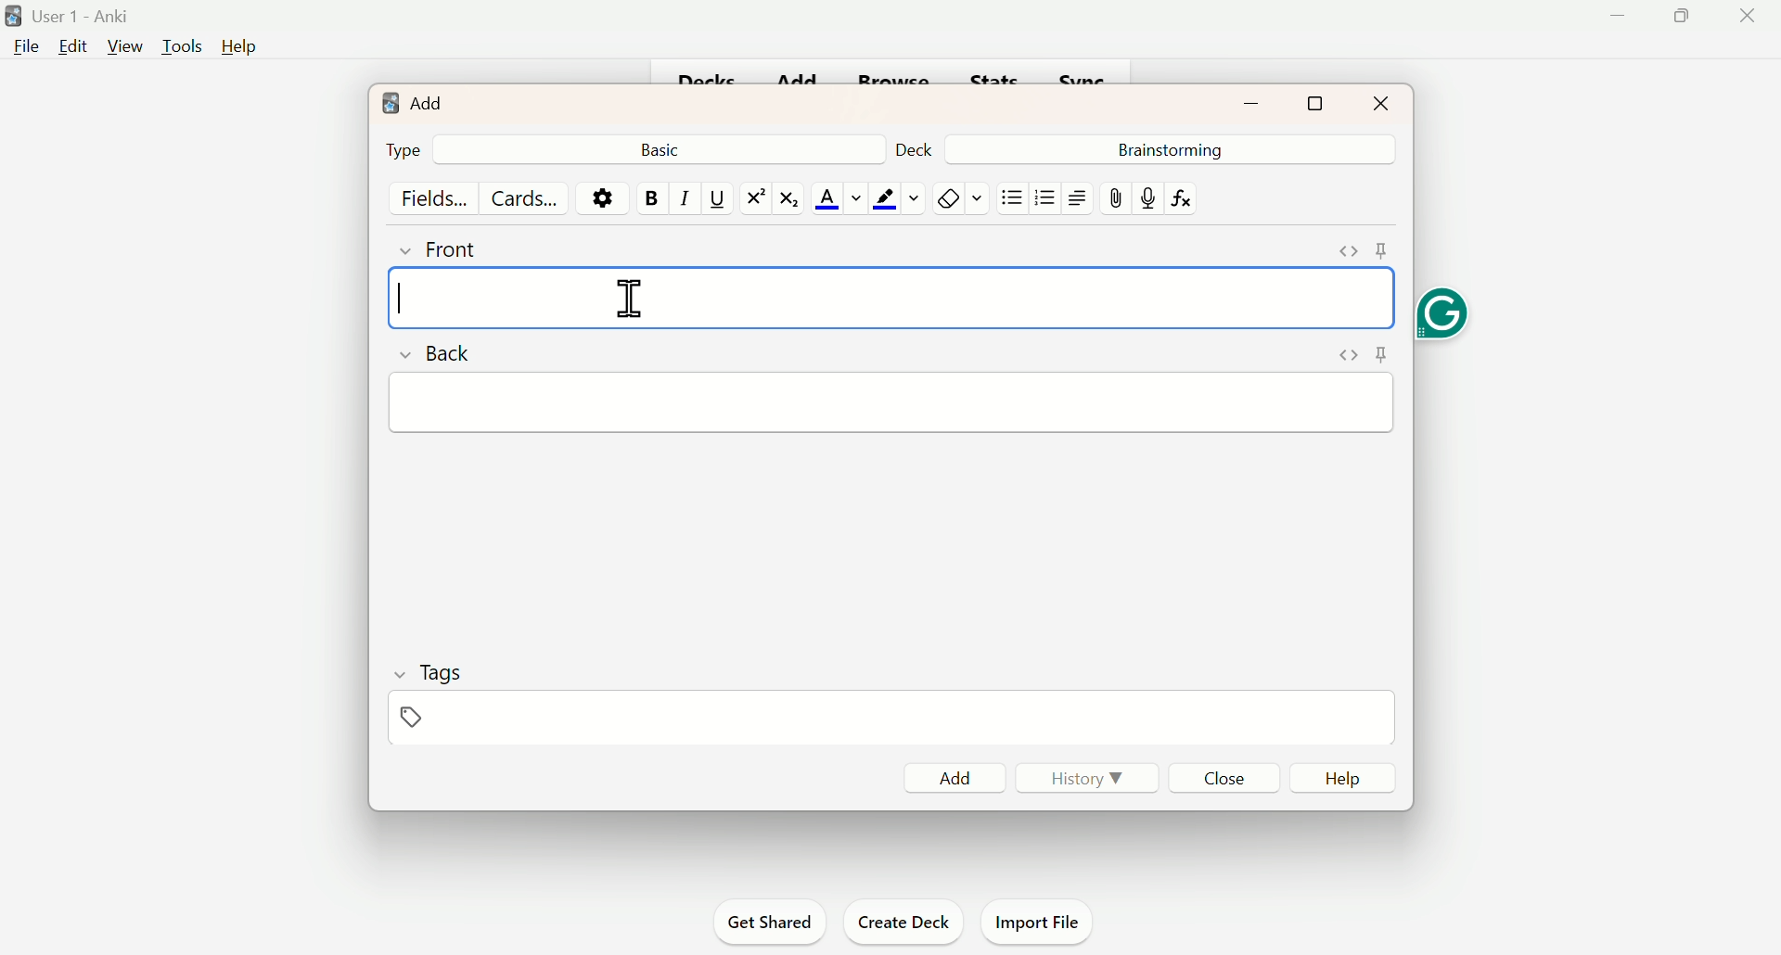 The height and width of the screenshot is (955, 1781). I want to click on , so click(663, 148).